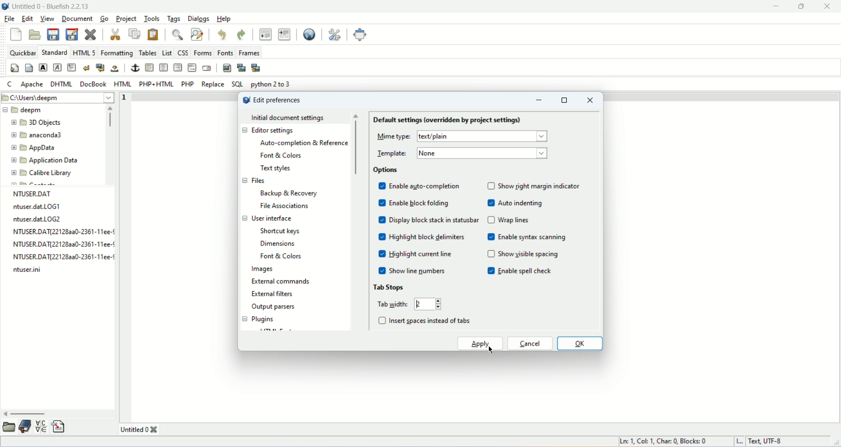  Describe the element at coordinates (540, 185) in the screenshot. I see `show  night margin indicator` at that location.